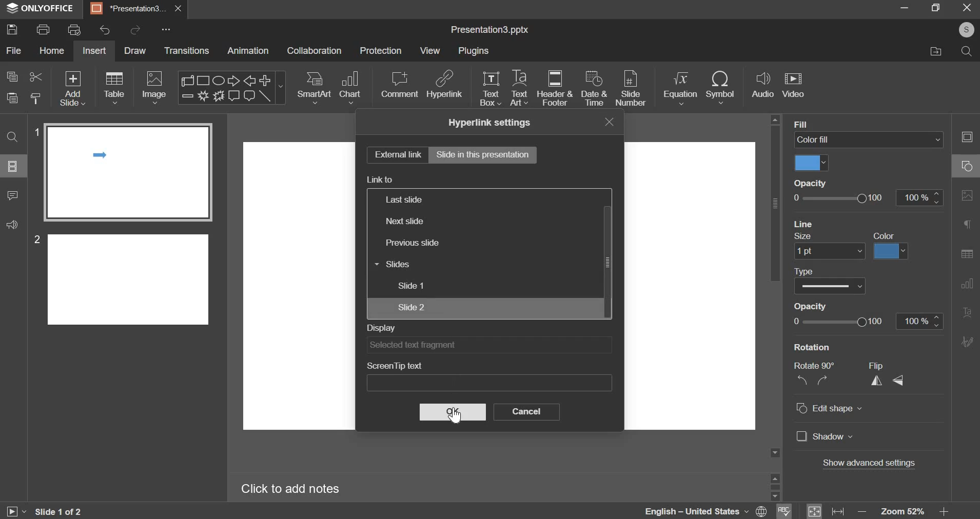 This screenshot has width=980, height=519. What do you see at coordinates (233, 96) in the screenshot?
I see `rectangular callout` at bounding box center [233, 96].